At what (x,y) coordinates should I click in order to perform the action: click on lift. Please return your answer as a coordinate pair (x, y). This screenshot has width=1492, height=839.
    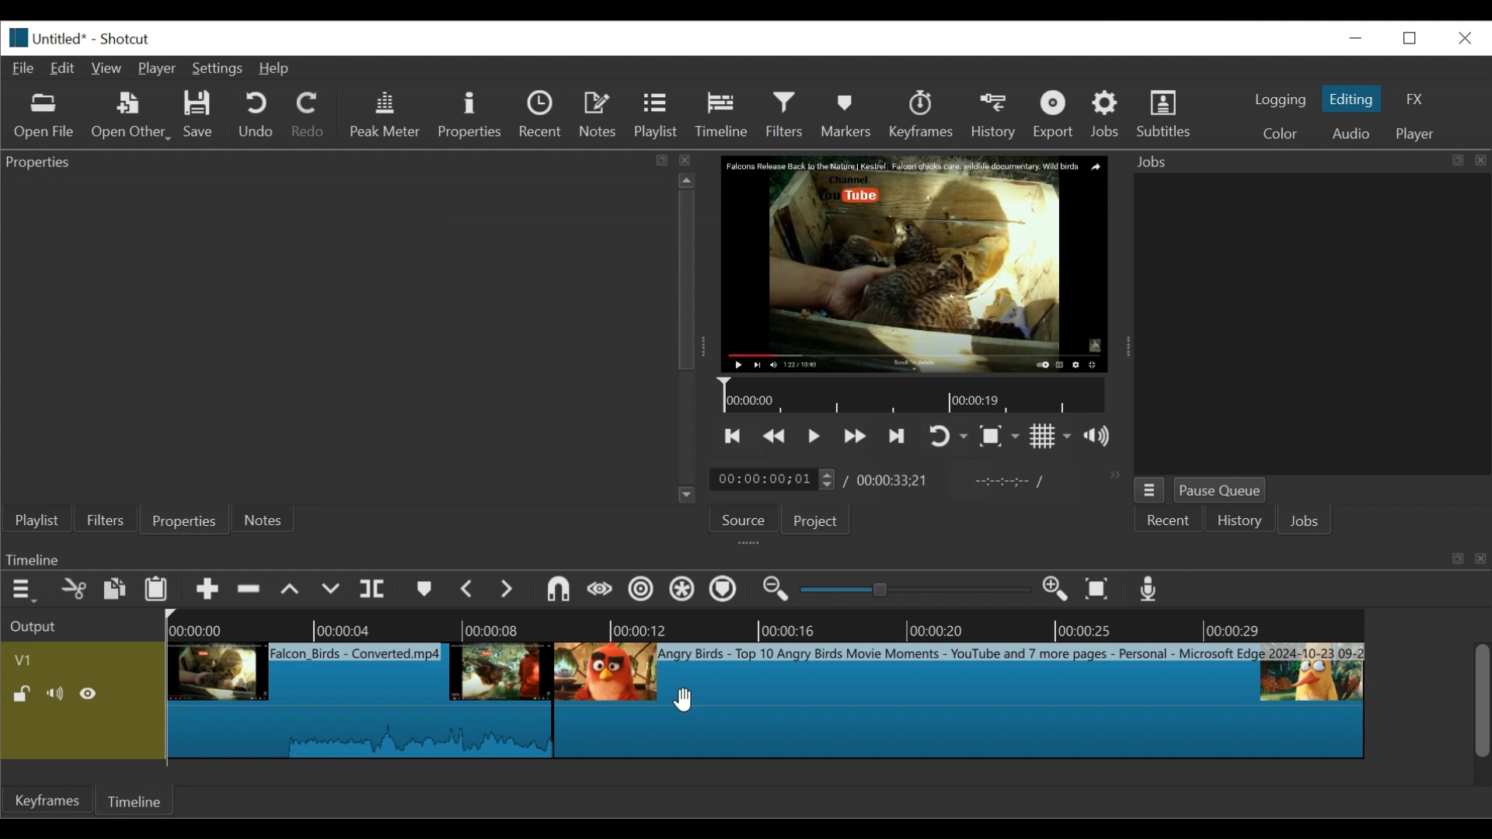
    Looking at the image, I should click on (291, 590).